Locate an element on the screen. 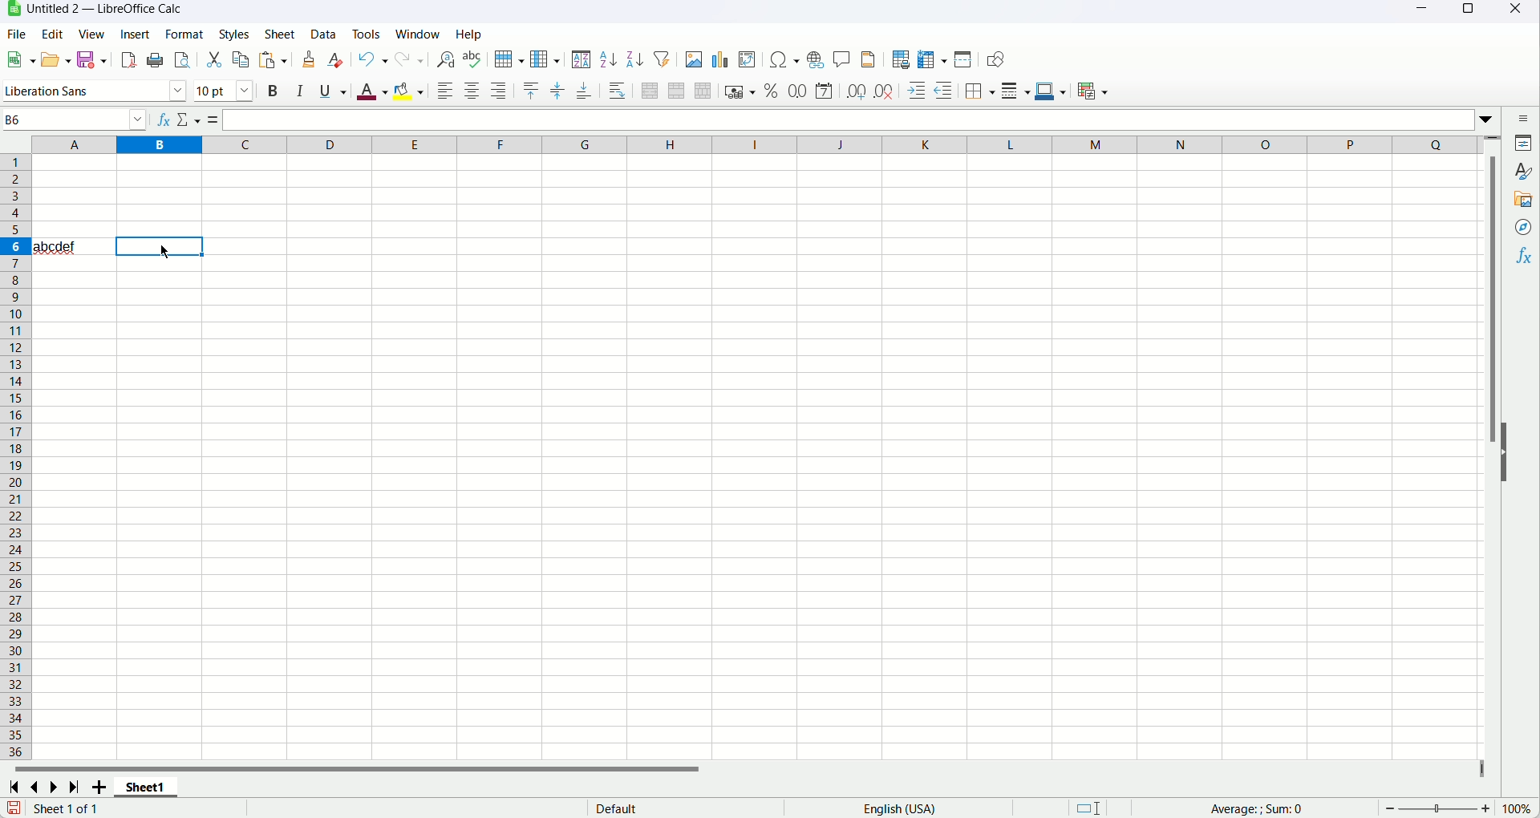 The height and width of the screenshot is (818, 1540). scroll to first sheet is located at coordinates (18, 785).